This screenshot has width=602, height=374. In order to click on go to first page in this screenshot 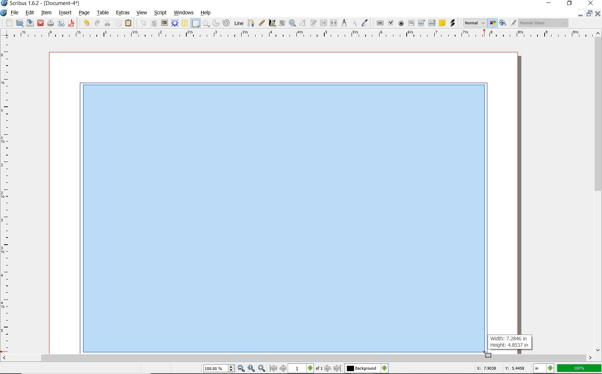, I will do `click(274, 369)`.